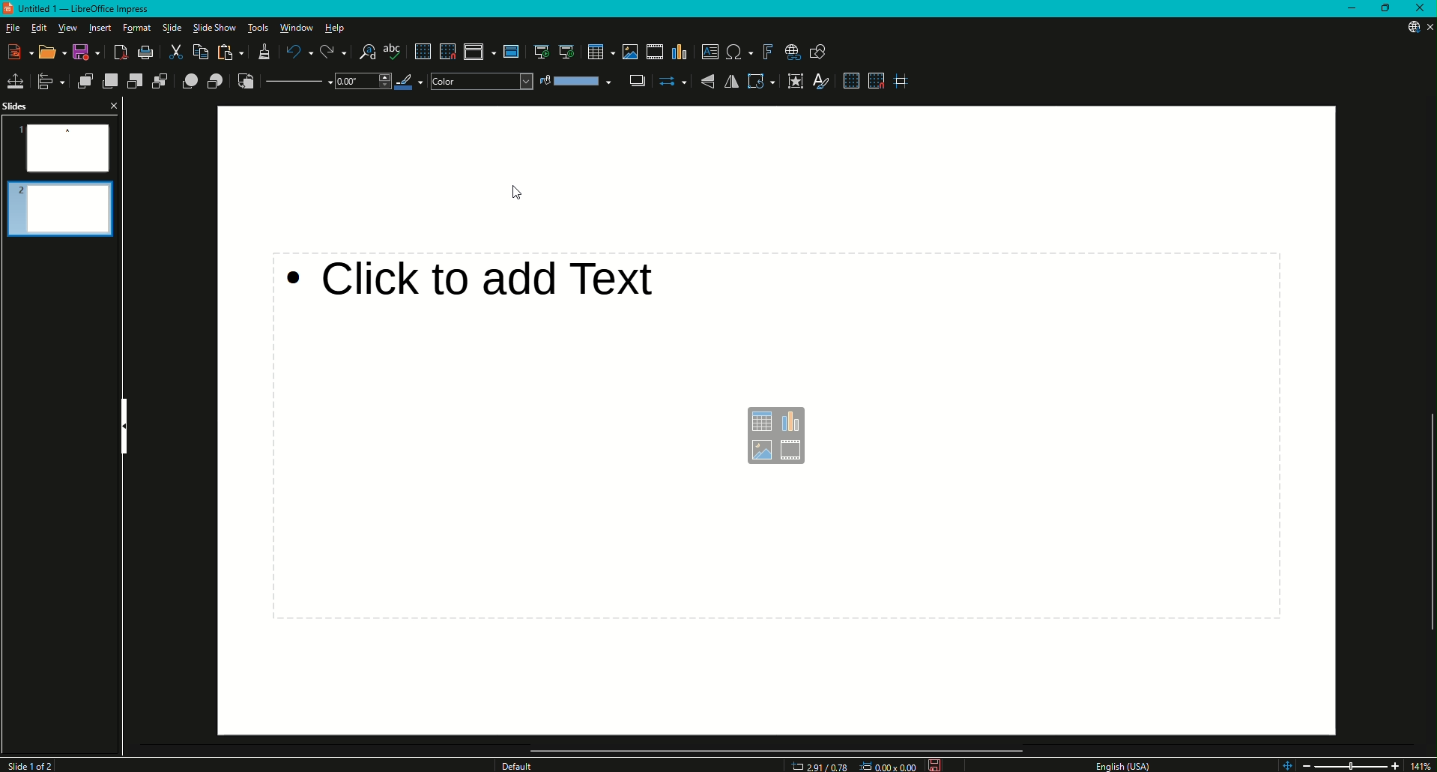  What do you see at coordinates (263, 52) in the screenshot?
I see `Clone Formatting` at bounding box center [263, 52].